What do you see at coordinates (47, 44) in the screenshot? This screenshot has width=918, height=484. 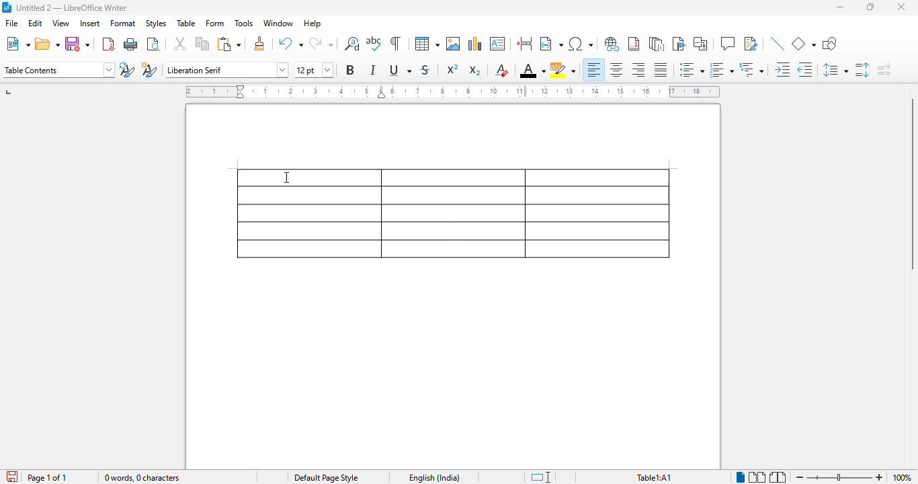 I see `open` at bounding box center [47, 44].